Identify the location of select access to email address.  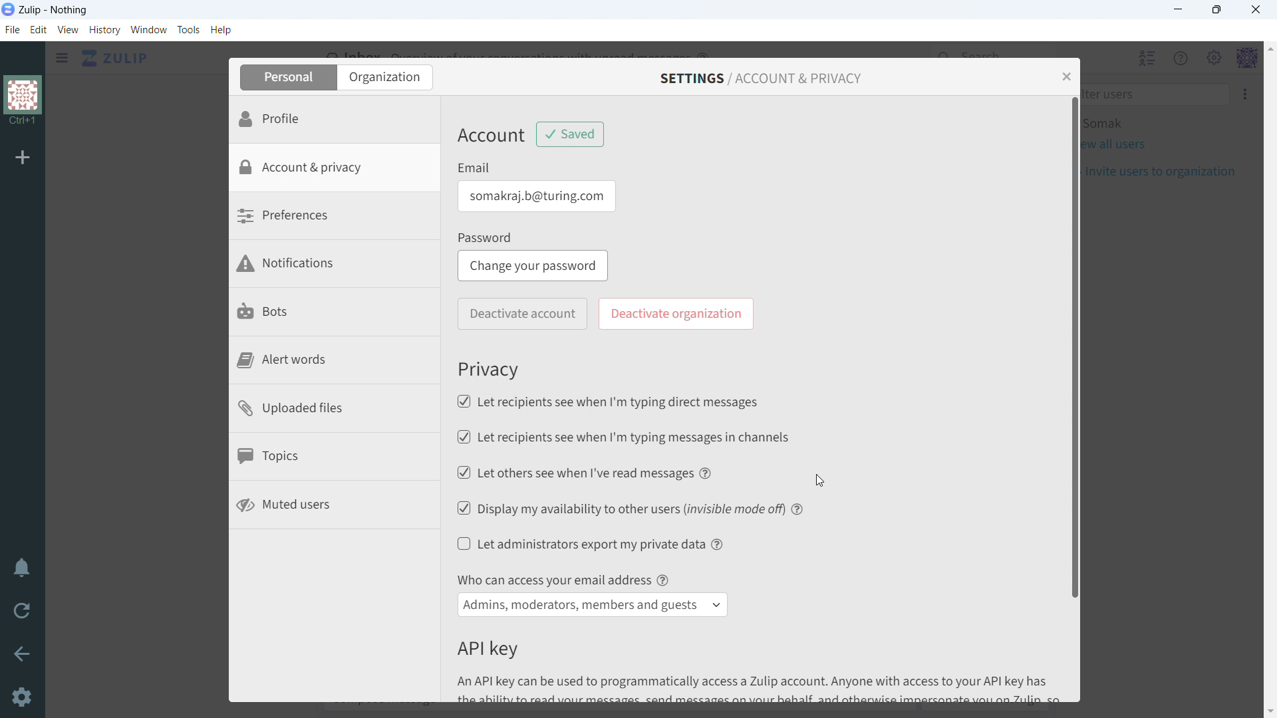
(592, 605).